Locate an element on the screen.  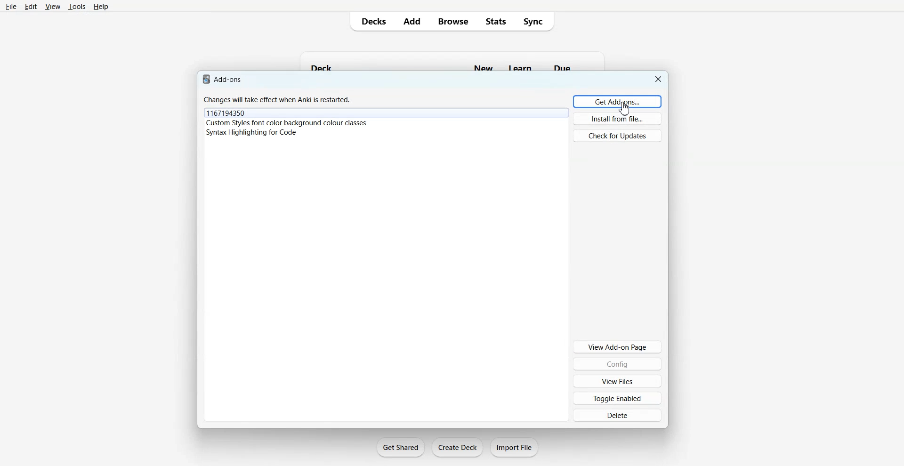
Install from file is located at coordinates (618, 119).